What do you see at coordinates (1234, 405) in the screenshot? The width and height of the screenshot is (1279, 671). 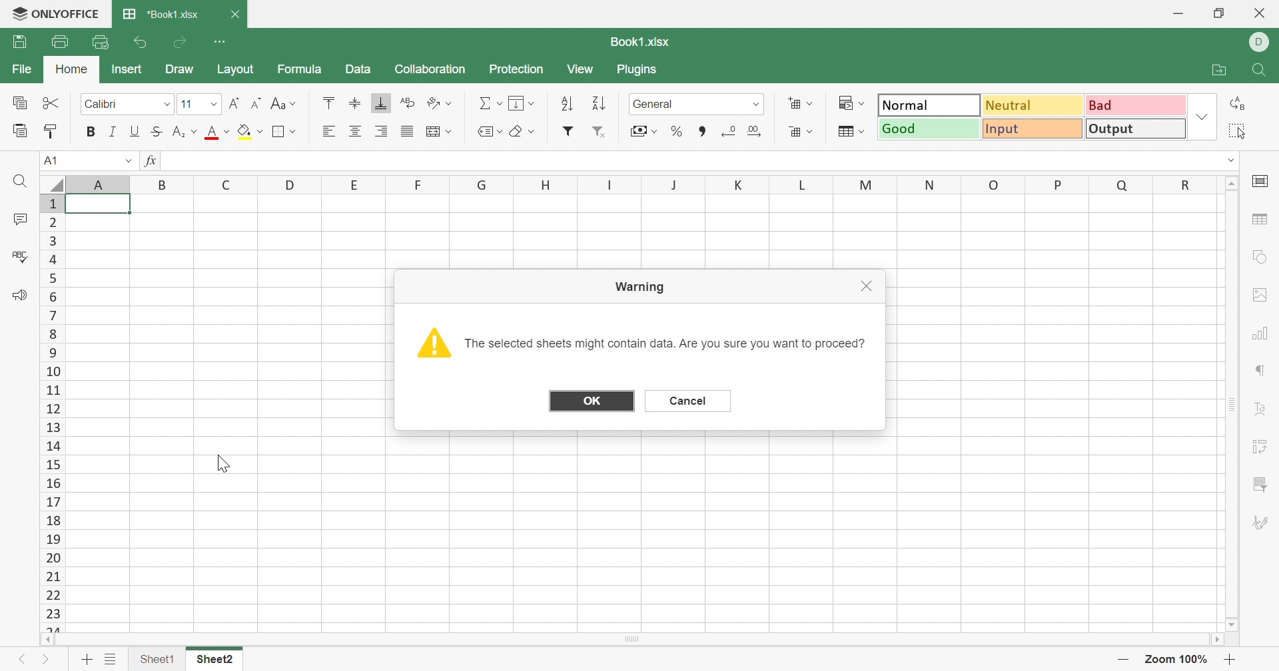 I see `Scroll Bar` at bounding box center [1234, 405].